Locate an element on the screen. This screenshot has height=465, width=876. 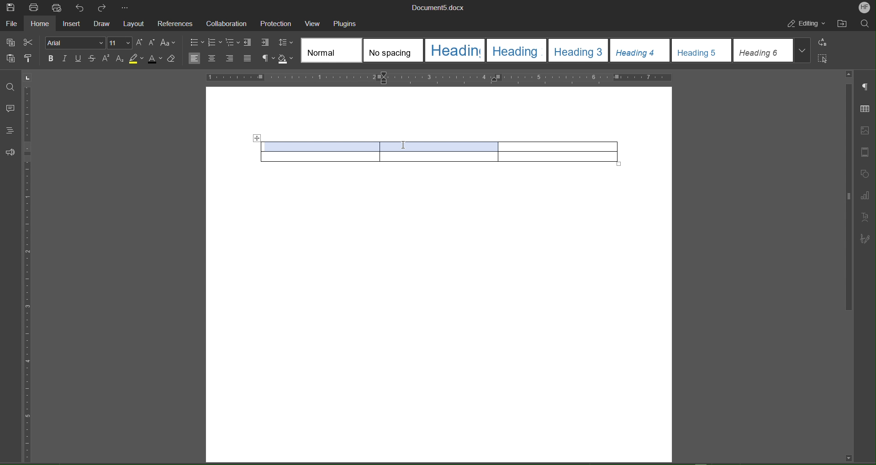
Table Settings is located at coordinates (866, 108).